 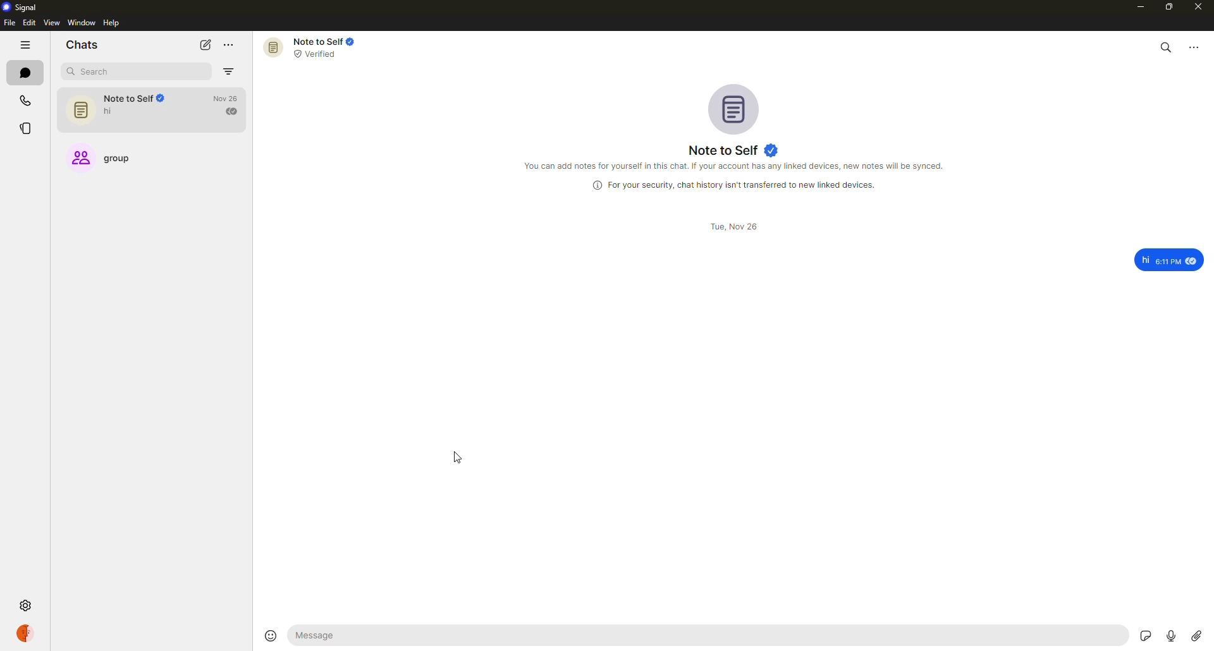 I want to click on profile pic, so click(x=731, y=108).